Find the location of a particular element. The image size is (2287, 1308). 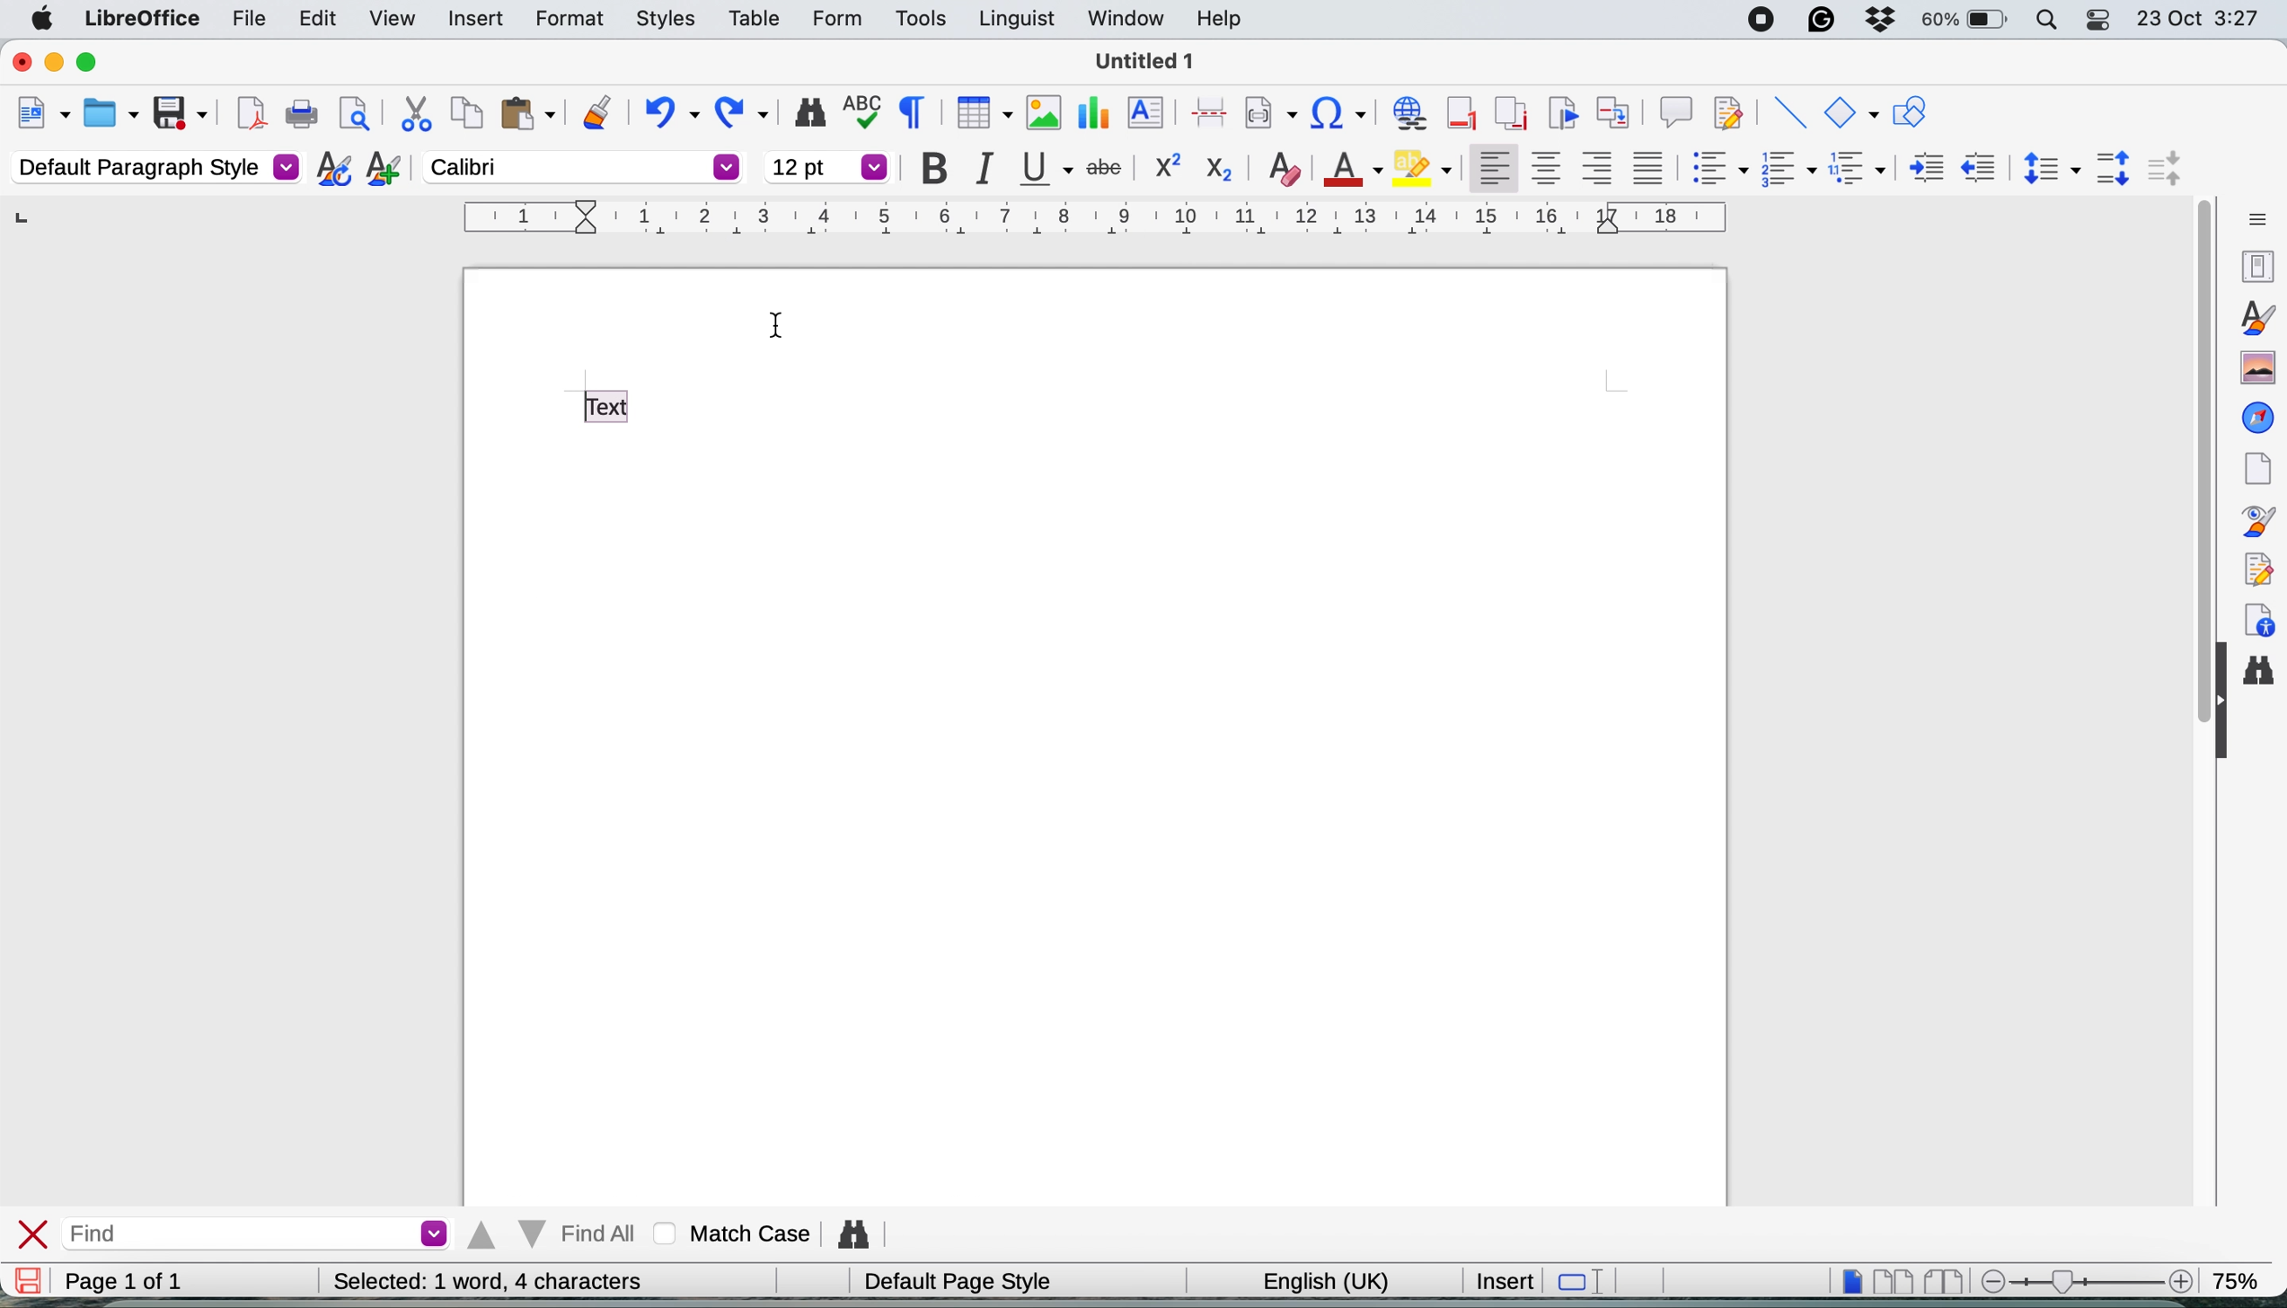

table is located at coordinates (755, 18).